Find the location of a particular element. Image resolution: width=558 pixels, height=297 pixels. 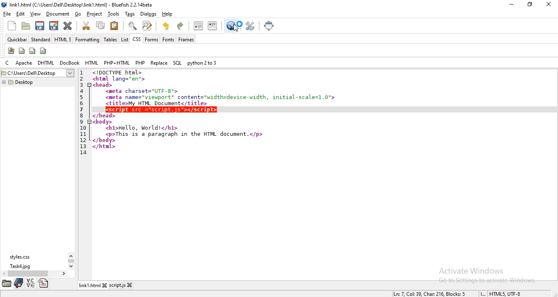

paste is located at coordinates (115, 26).